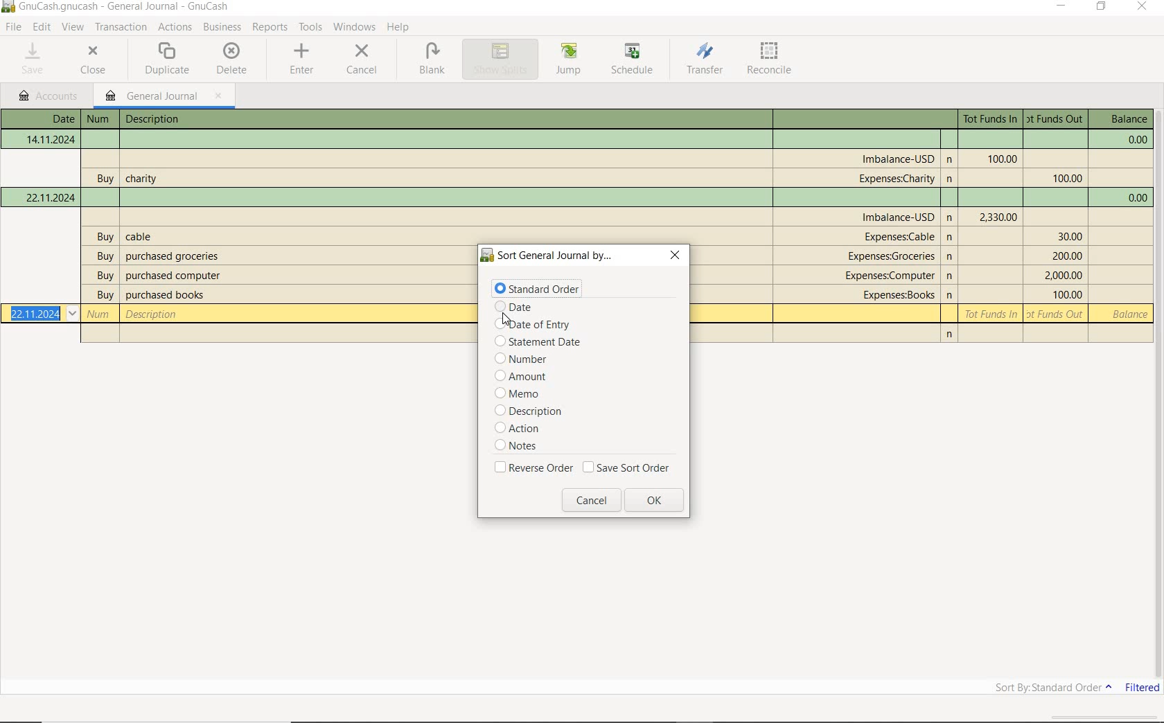  I want to click on account, so click(893, 256).